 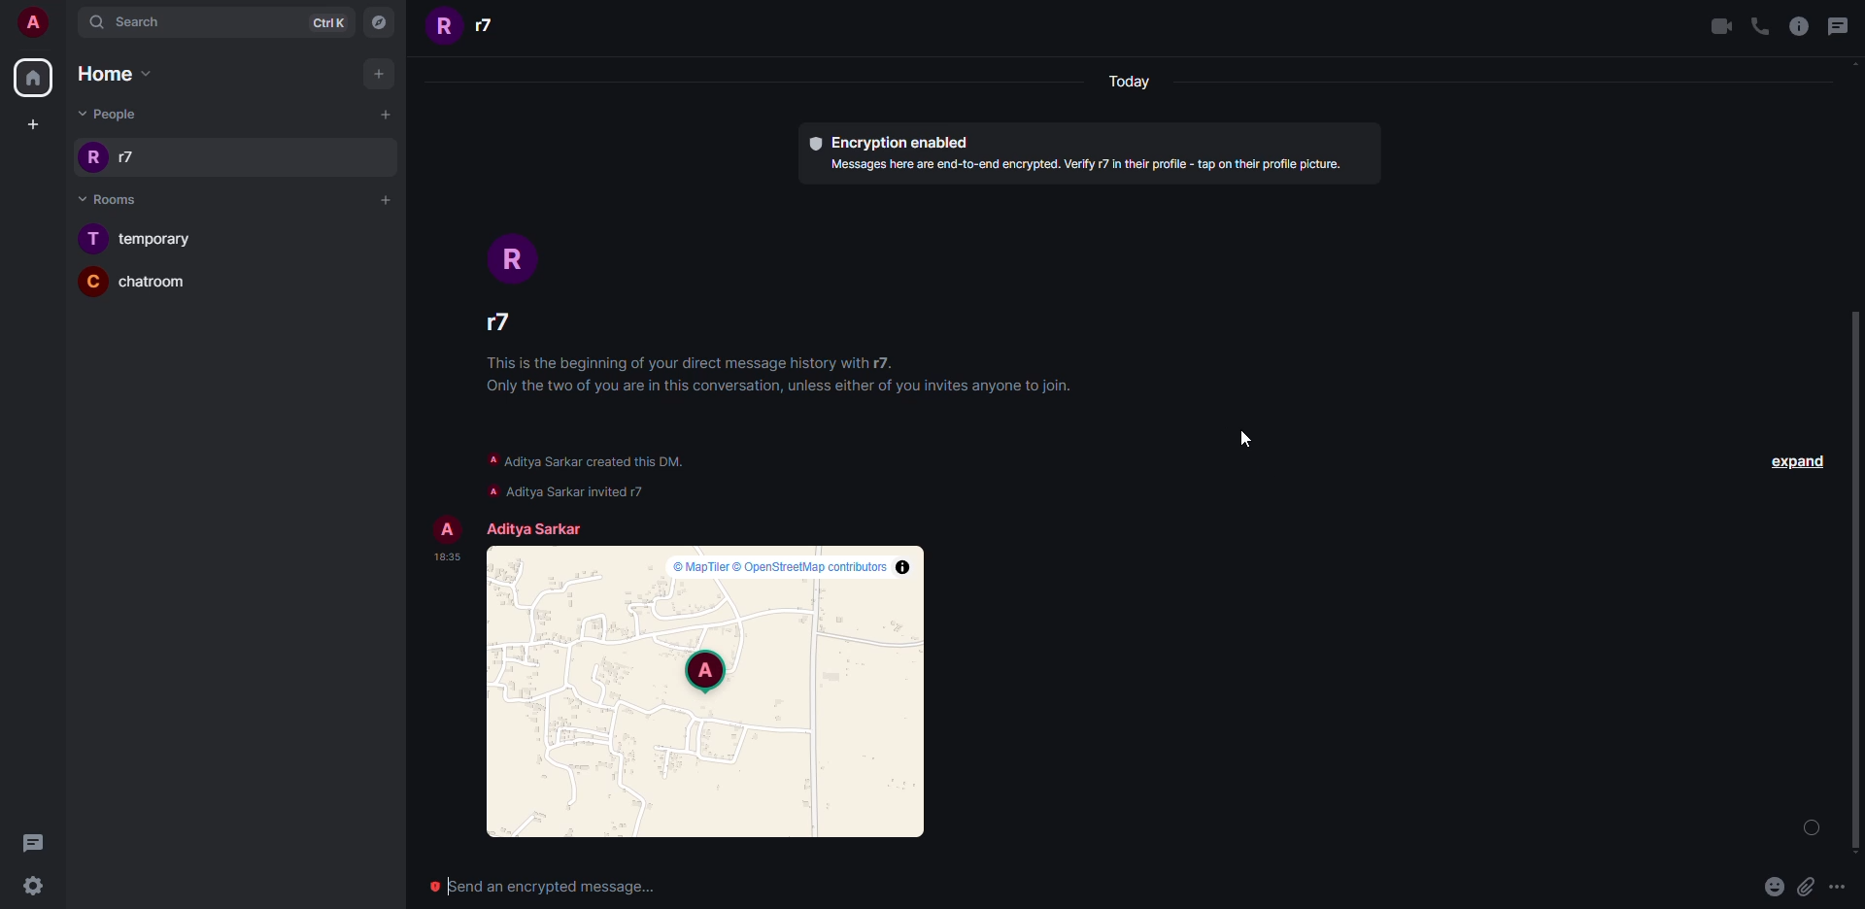 What do you see at coordinates (138, 239) in the screenshot?
I see `Temporary` at bounding box center [138, 239].